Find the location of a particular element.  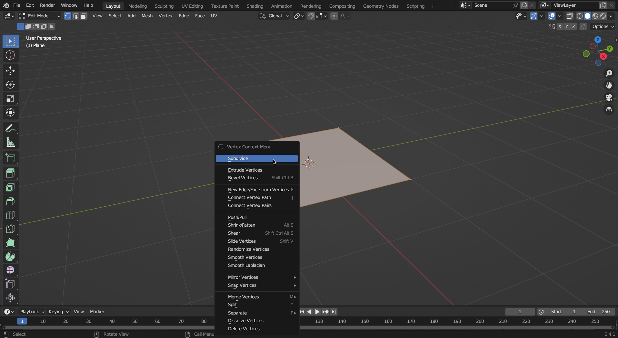

Shrink/Fatten is located at coordinates (260, 225).